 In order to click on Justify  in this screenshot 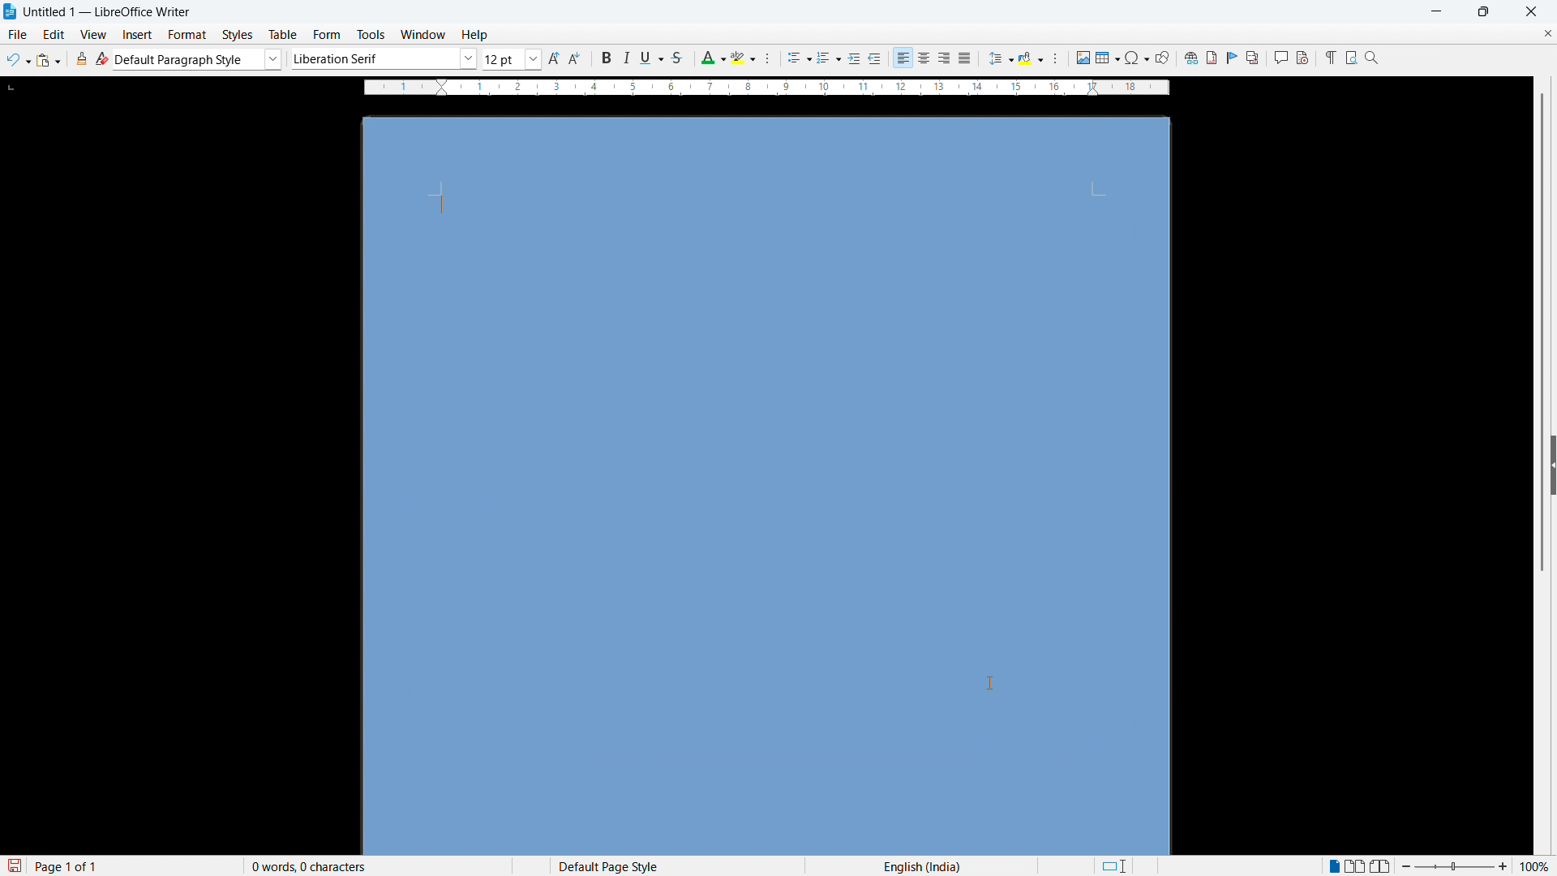, I will do `click(964, 58)`.